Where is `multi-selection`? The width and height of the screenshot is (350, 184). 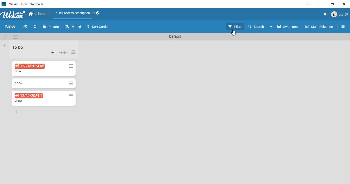
multi-selection is located at coordinates (319, 26).